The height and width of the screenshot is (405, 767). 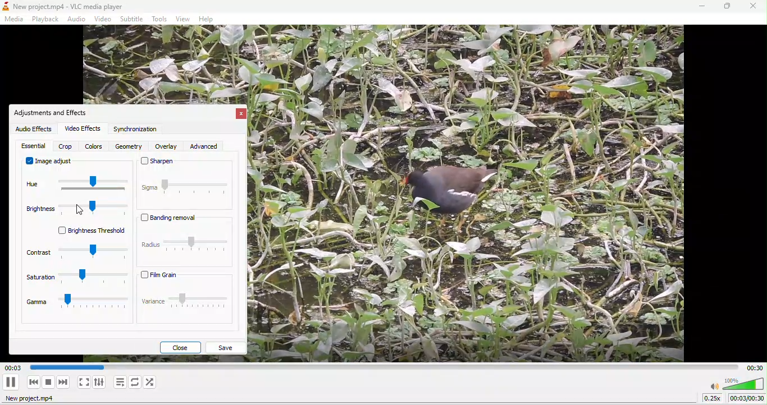 What do you see at coordinates (53, 113) in the screenshot?
I see `adjustments and effects` at bounding box center [53, 113].